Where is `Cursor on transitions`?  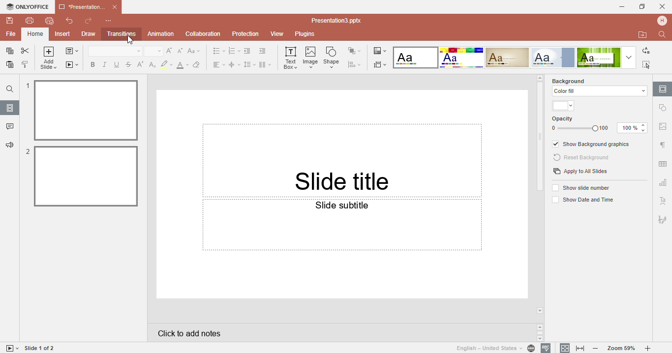
Cursor on transitions is located at coordinates (134, 41).